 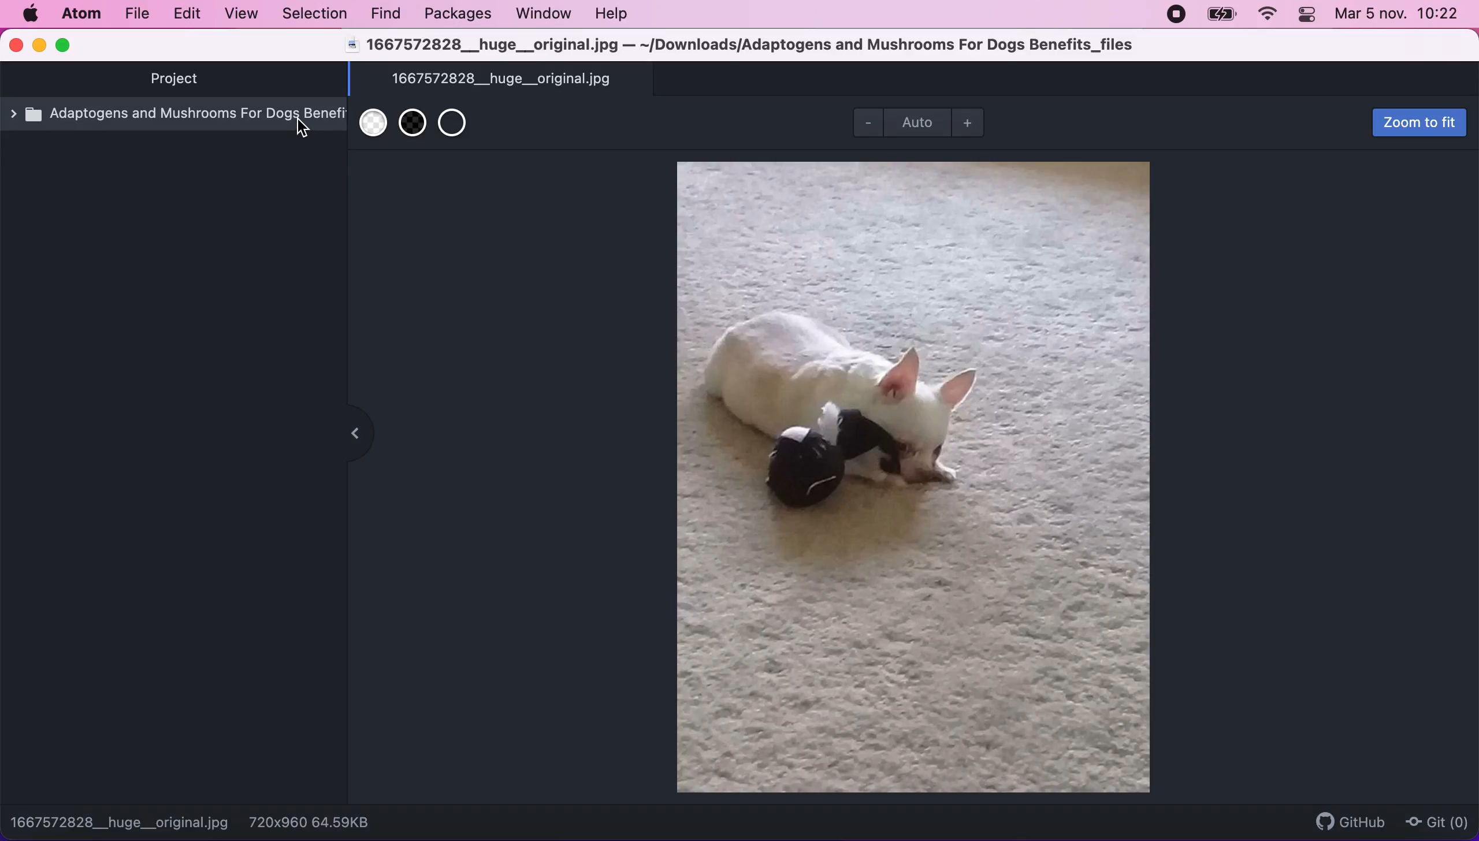 What do you see at coordinates (1268, 15) in the screenshot?
I see `wifi` at bounding box center [1268, 15].